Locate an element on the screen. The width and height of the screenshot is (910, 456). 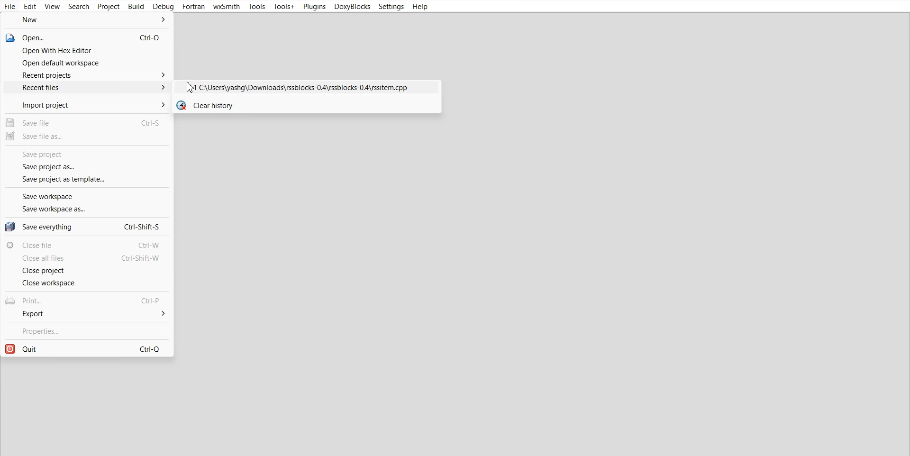
File is located at coordinates (10, 7).